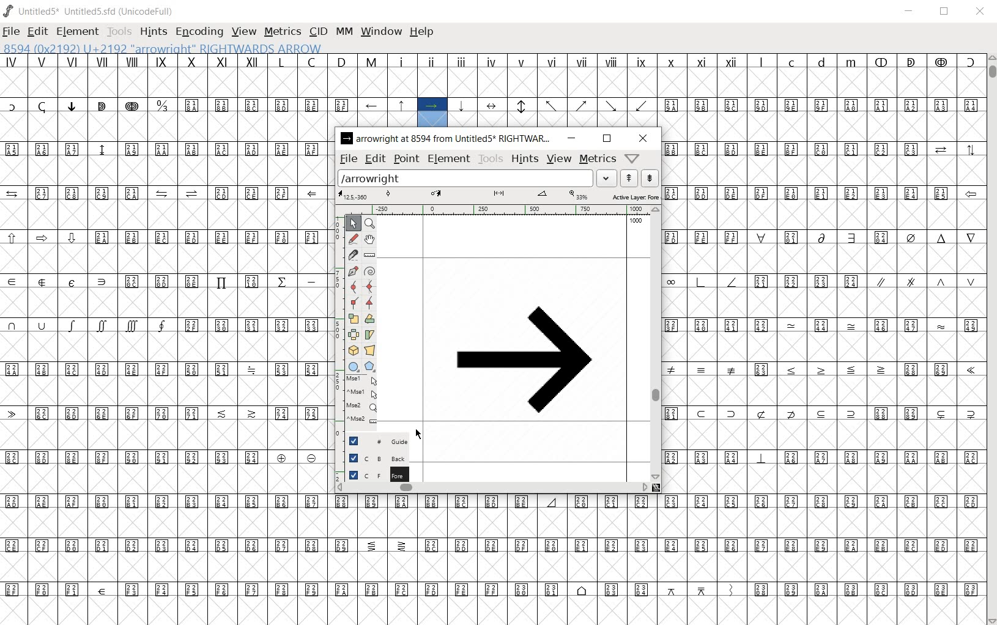 The image size is (997, 625). Describe the element at coordinates (152, 31) in the screenshot. I see `HINTS` at that location.